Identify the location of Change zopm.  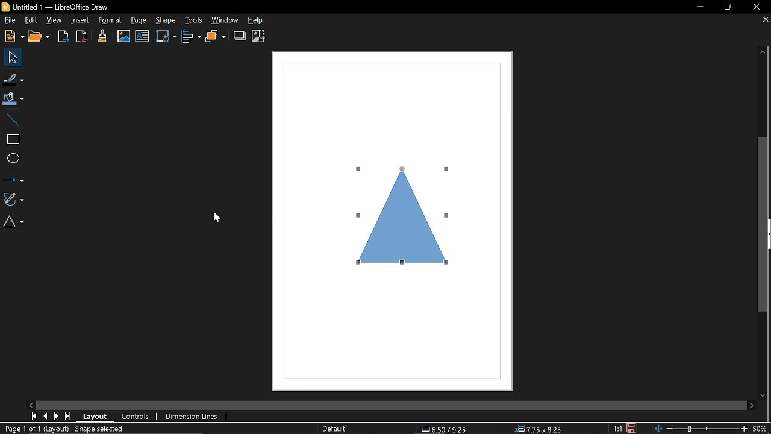
(701, 429).